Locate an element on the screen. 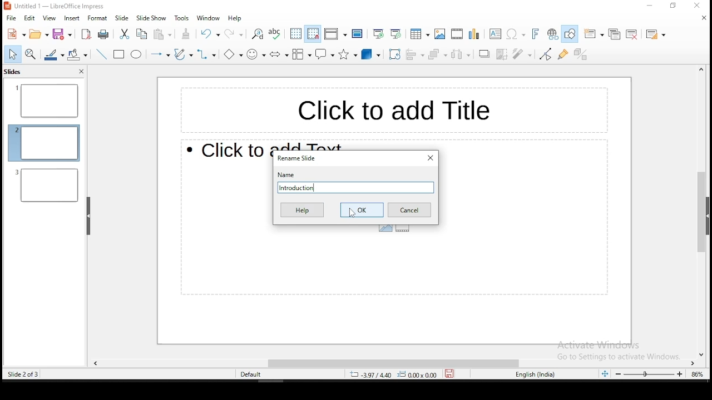 This screenshot has height=400, width=712. save is located at coordinates (62, 33).